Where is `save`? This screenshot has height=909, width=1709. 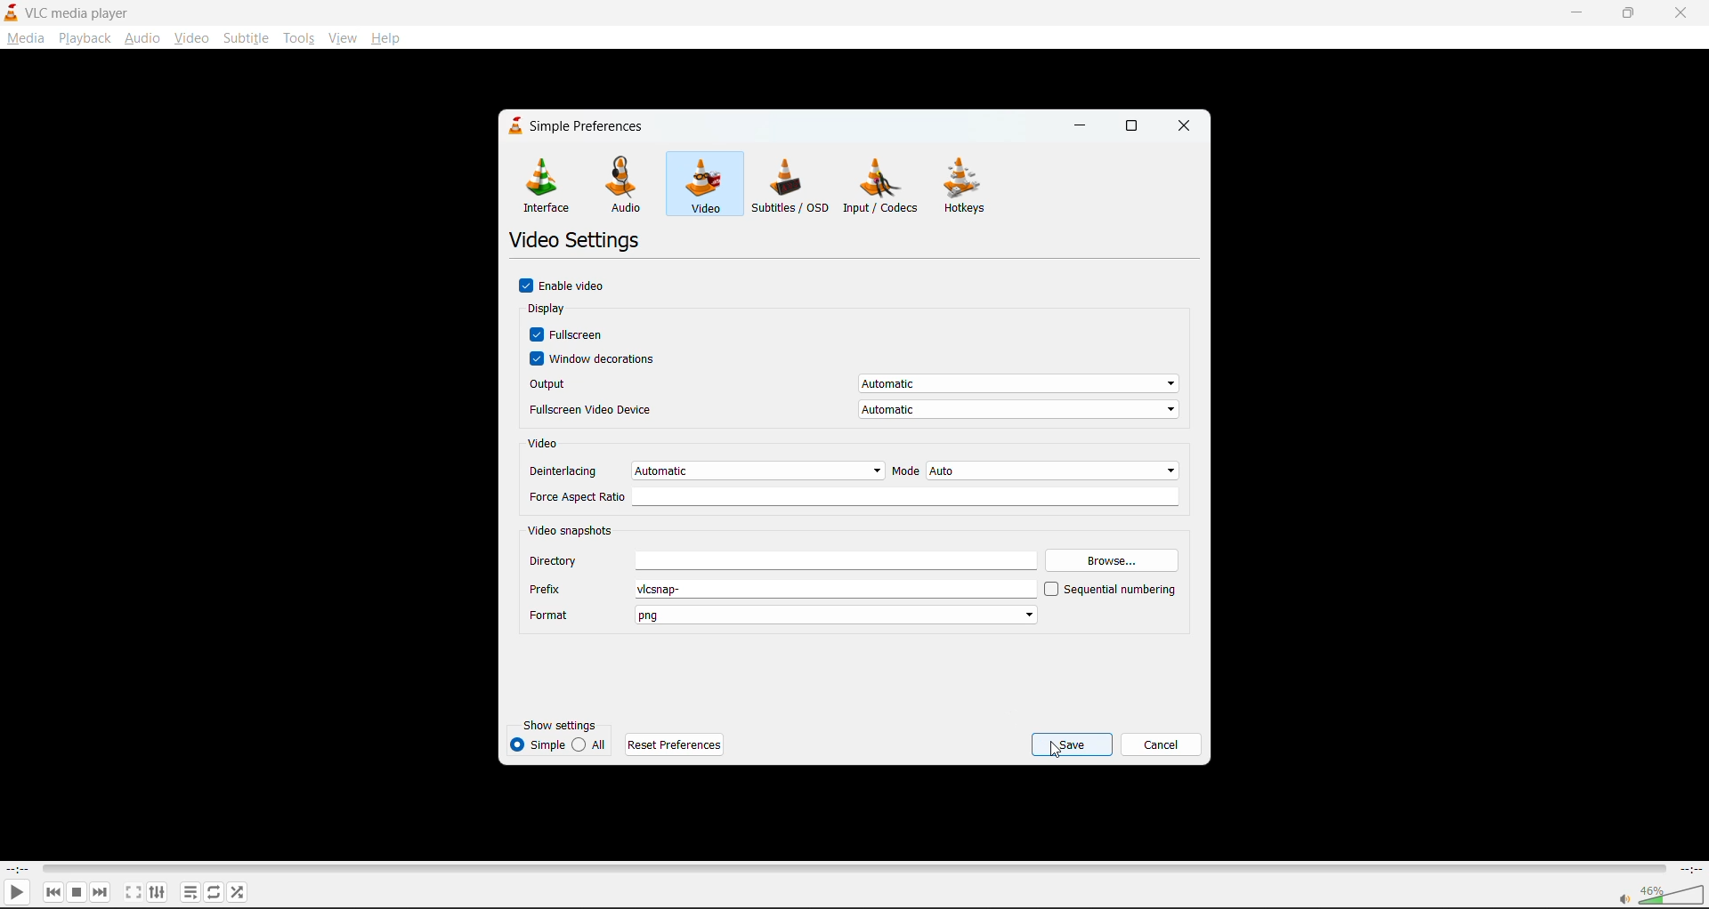 save is located at coordinates (1073, 744).